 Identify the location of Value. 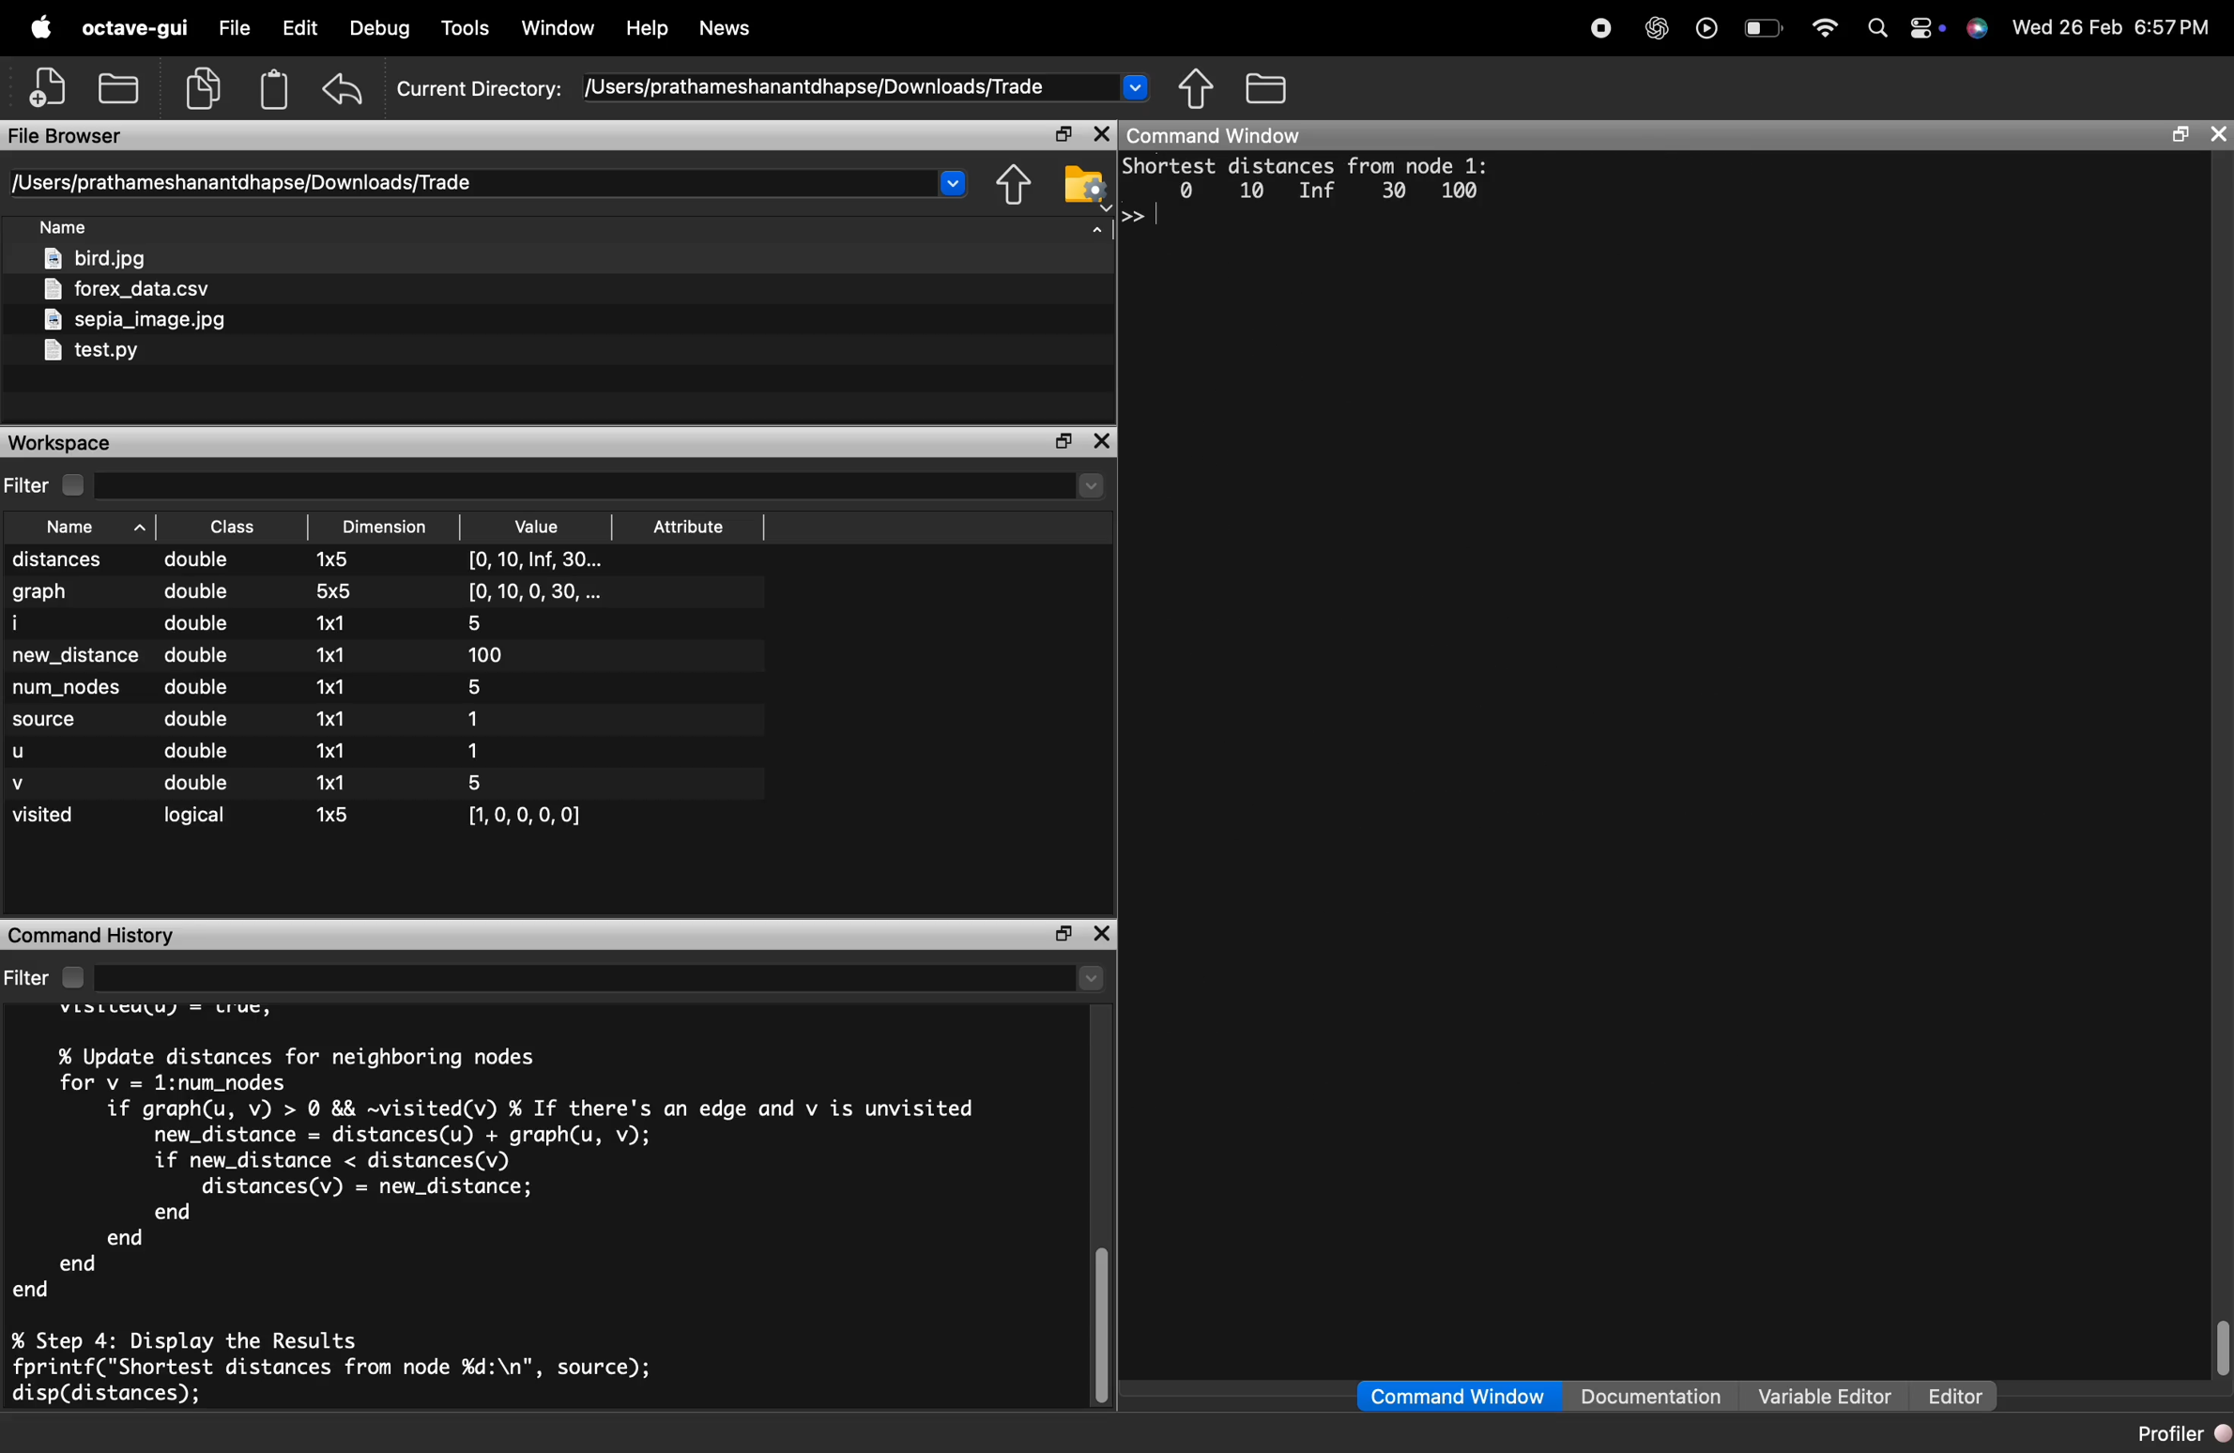
(538, 689).